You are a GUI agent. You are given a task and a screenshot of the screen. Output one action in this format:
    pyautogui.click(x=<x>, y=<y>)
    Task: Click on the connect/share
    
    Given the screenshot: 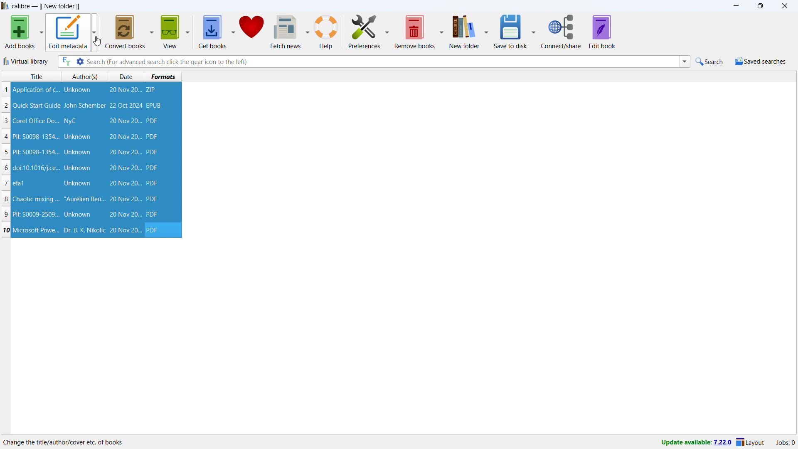 What is the action you would take?
    pyautogui.click(x=561, y=31)
    